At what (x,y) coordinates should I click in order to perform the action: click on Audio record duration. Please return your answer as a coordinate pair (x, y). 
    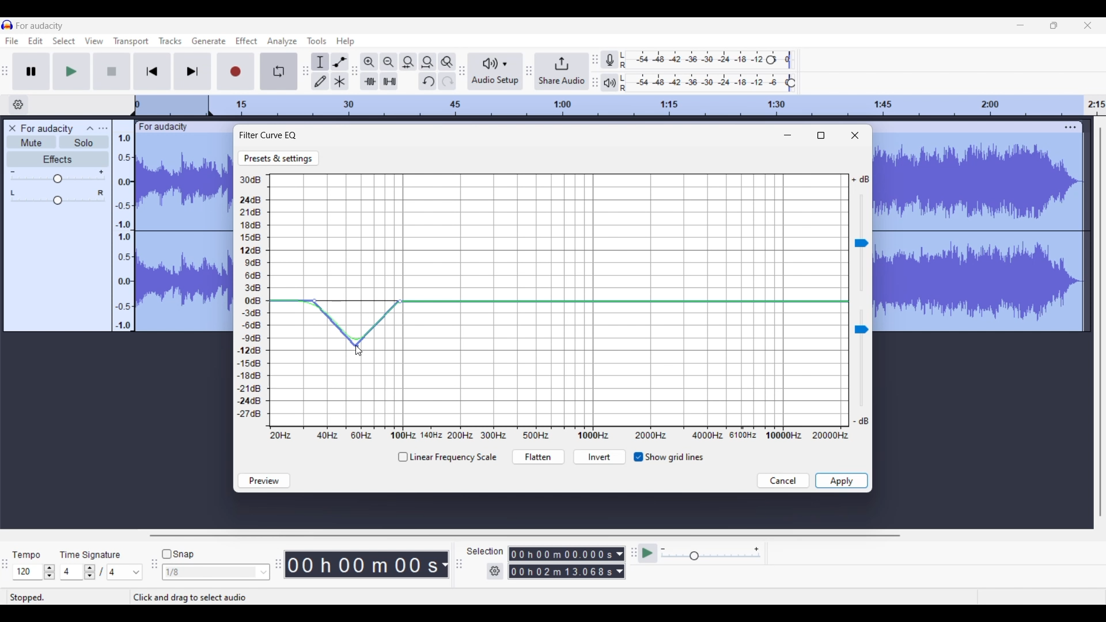
    Looking at the image, I should click on (445, 565).